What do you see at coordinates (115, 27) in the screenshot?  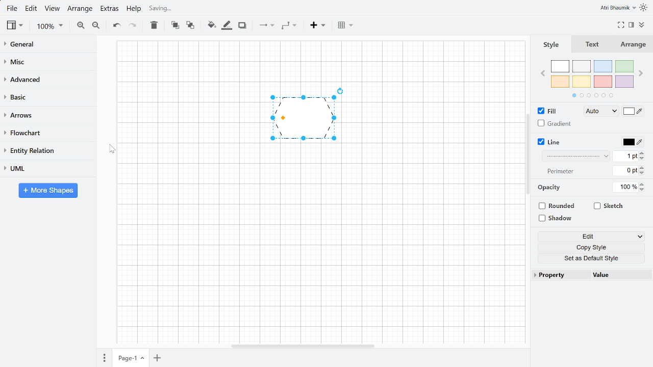 I see `Undo` at bounding box center [115, 27].